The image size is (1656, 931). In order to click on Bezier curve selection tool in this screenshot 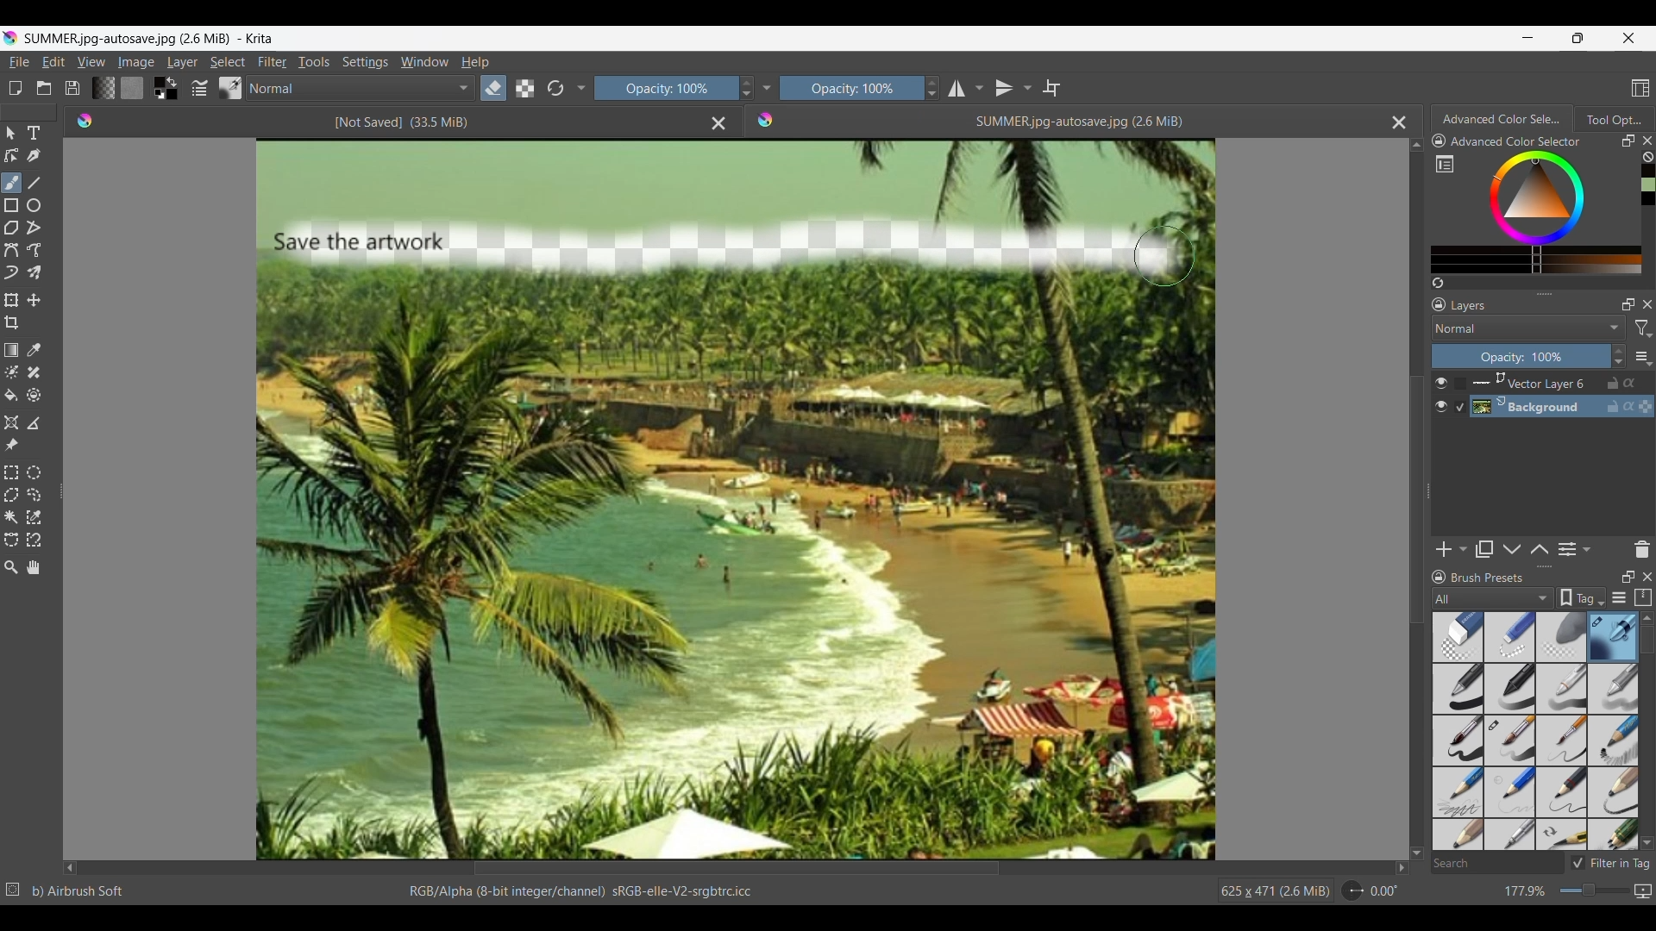, I will do `click(12, 540)`.